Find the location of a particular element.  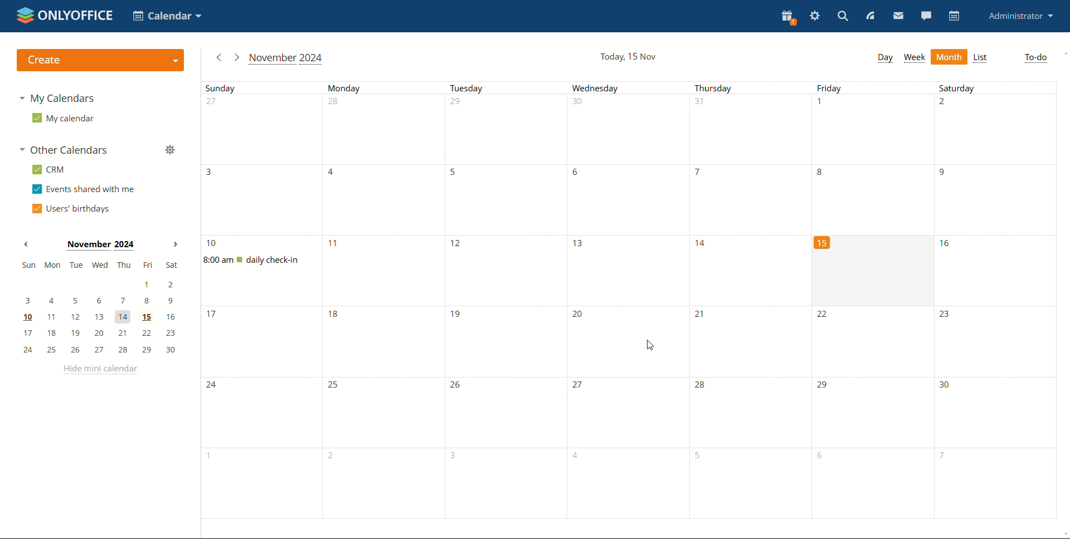

cursor is located at coordinates (649, 346).